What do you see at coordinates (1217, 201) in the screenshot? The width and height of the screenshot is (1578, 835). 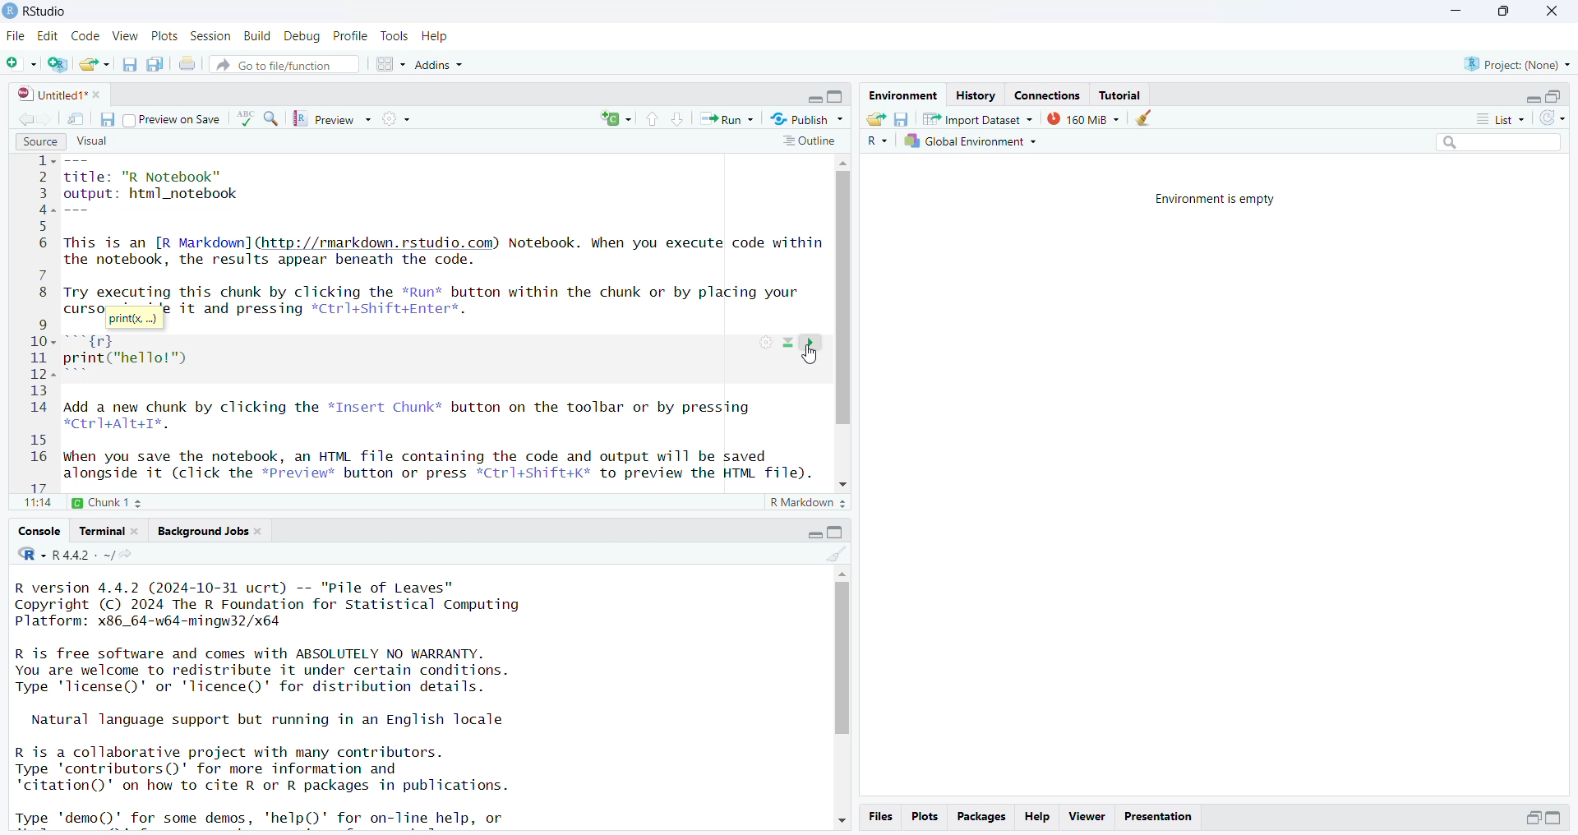 I see `Environment is empty` at bounding box center [1217, 201].